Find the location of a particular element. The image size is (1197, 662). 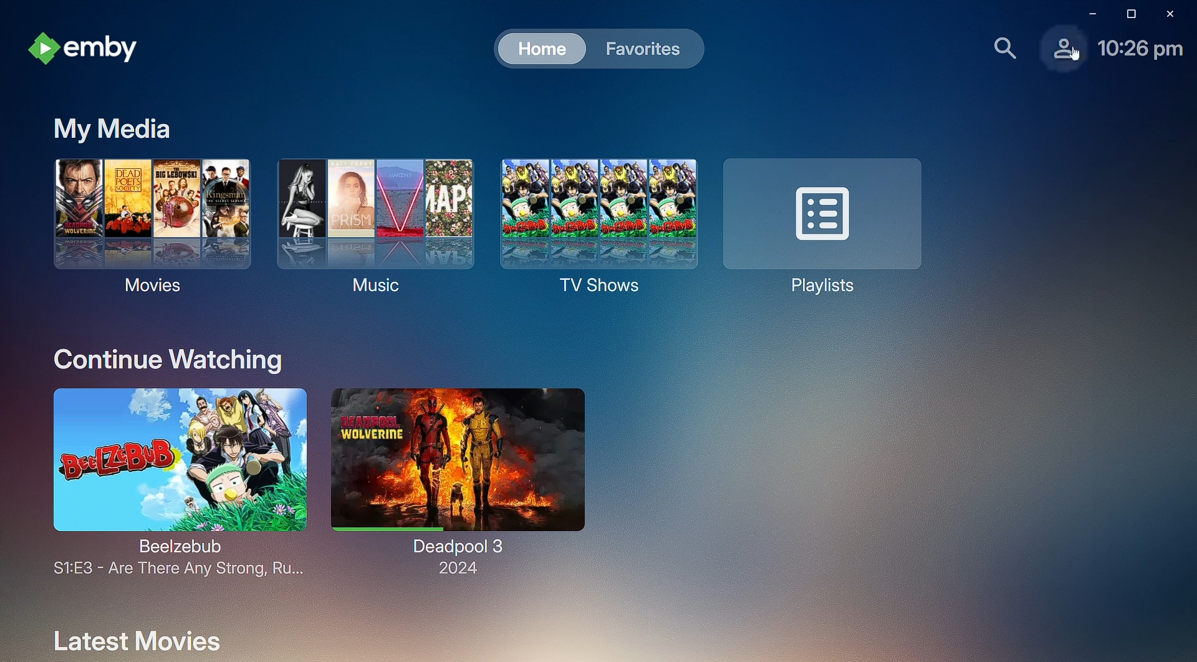

Home is located at coordinates (534, 47).